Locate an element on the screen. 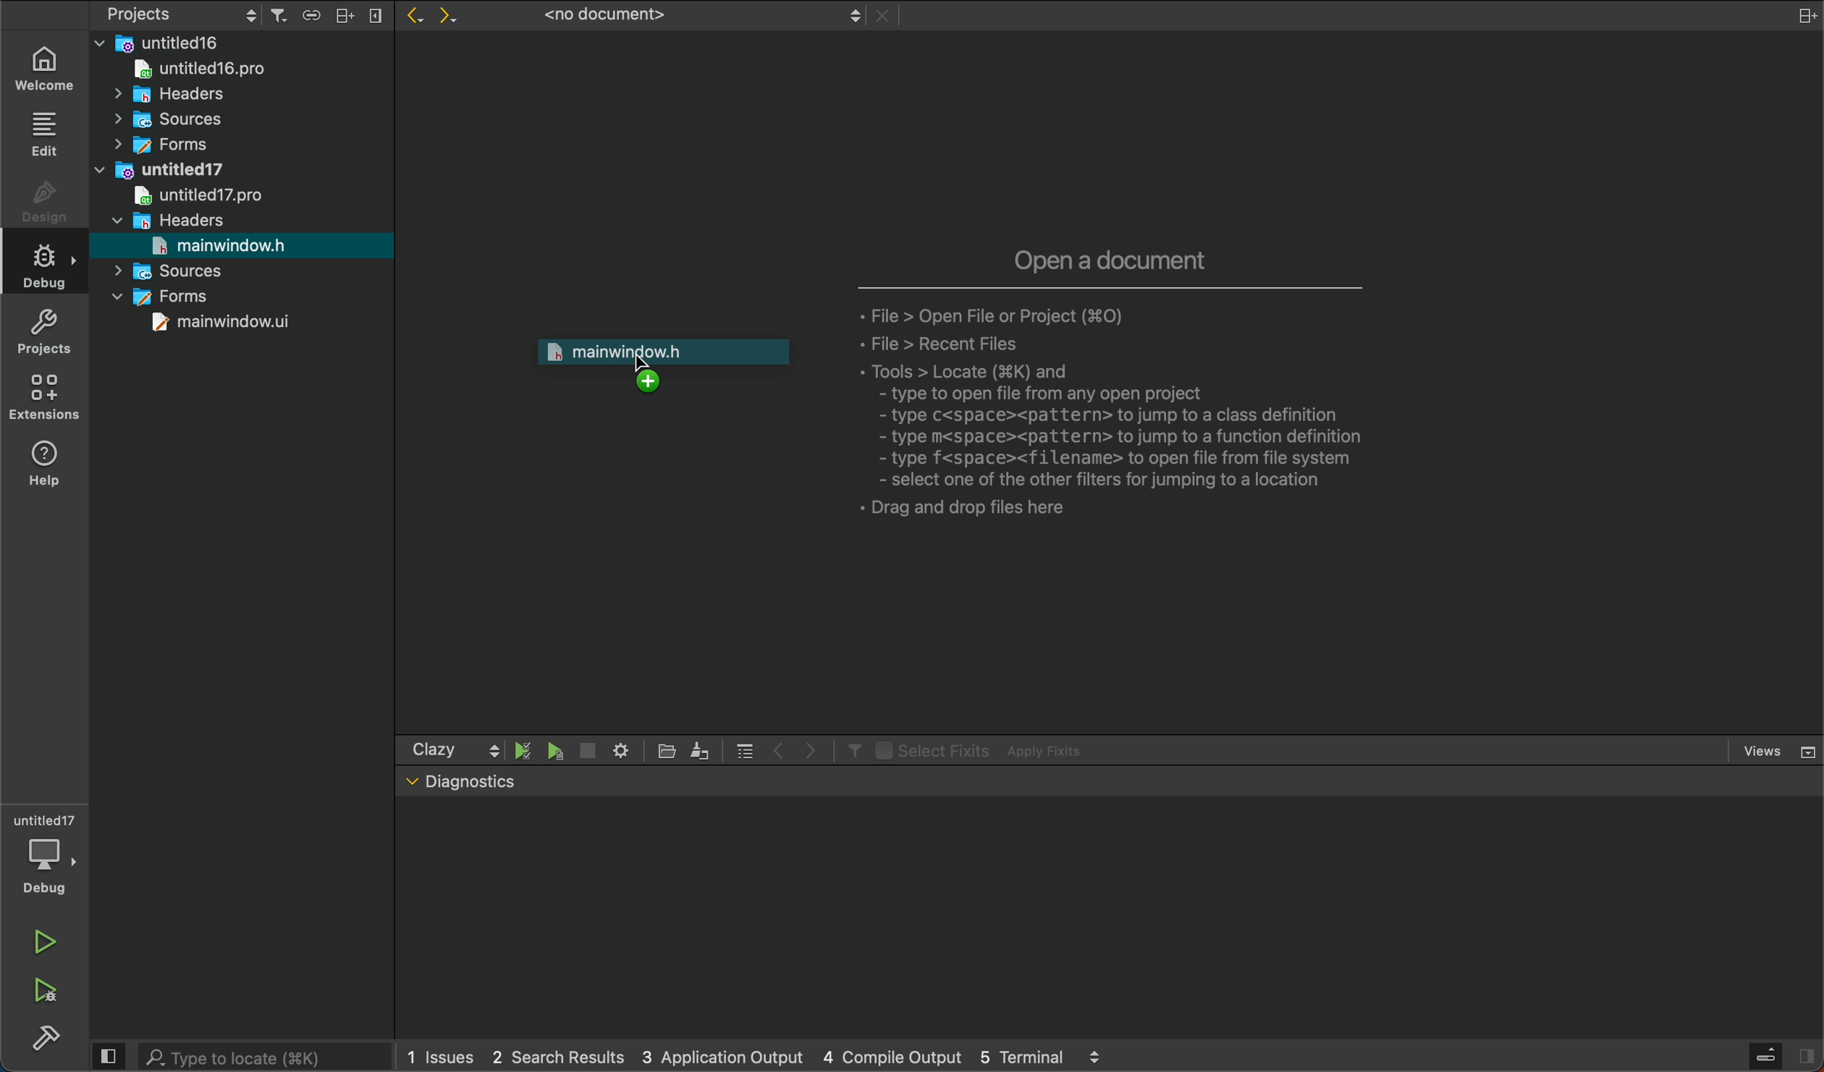 This screenshot has height=1072, width=1824. Select fixits is located at coordinates (930, 749).